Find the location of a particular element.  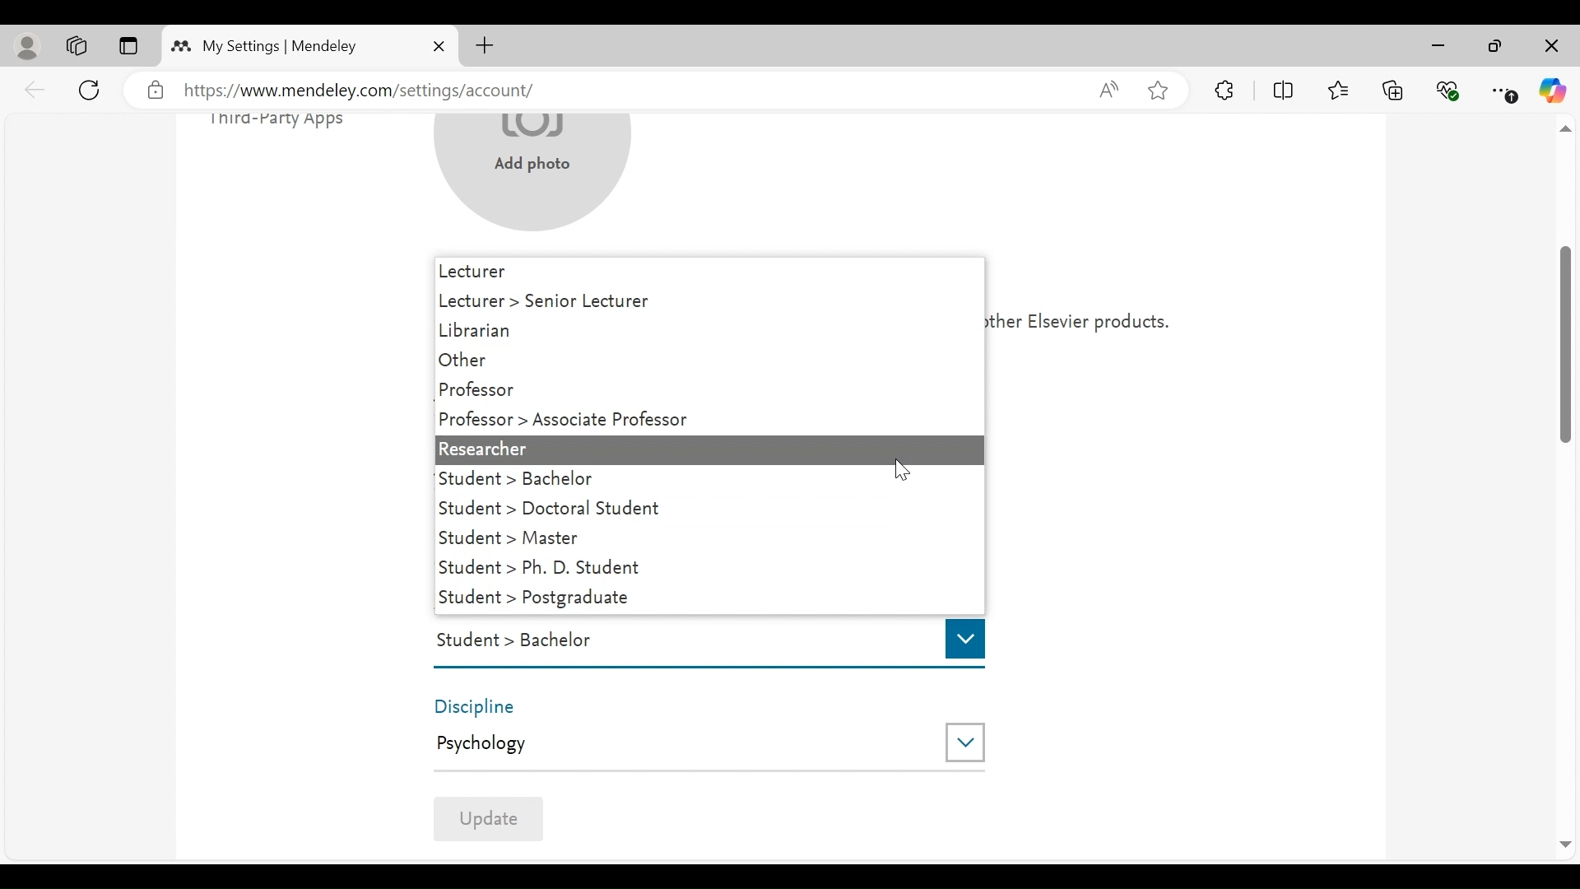

Drop down is located at coordinates (965, 638).